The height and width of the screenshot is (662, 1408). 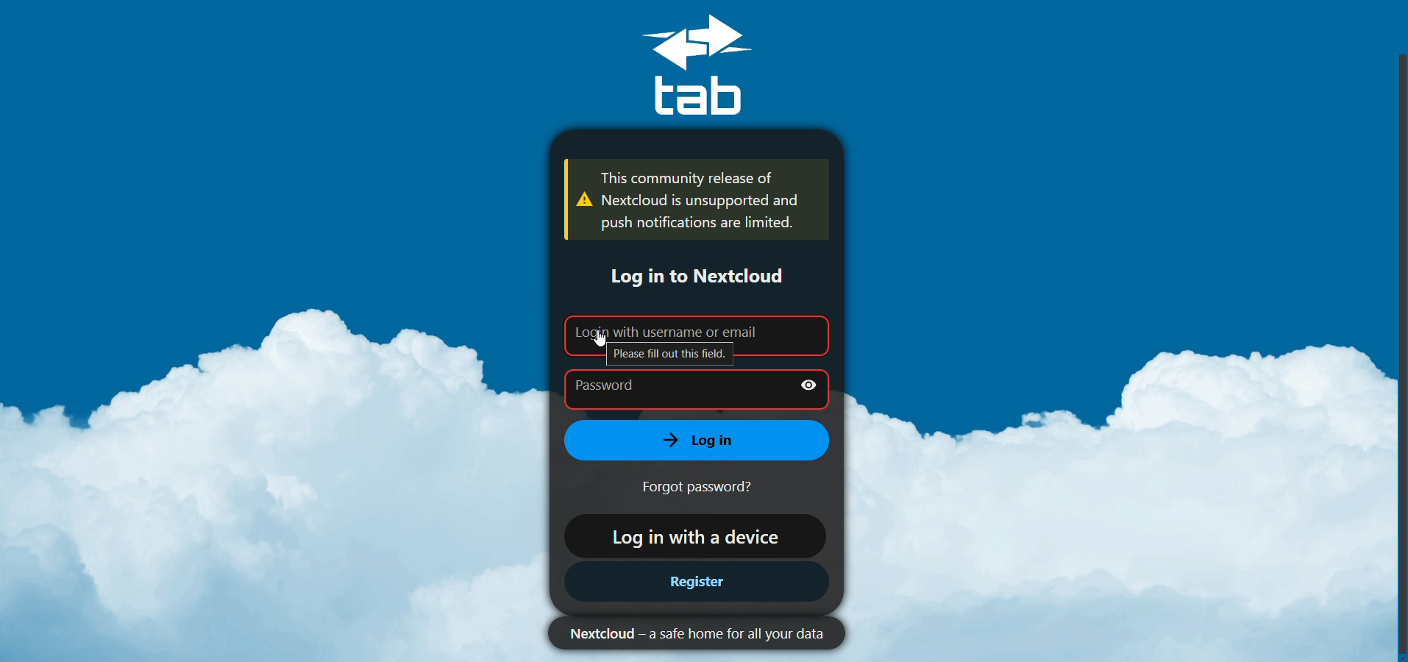 What do you see at coordinates (677, 390) in the screenshot?
I see `Password` at bounding box center [677, 390].